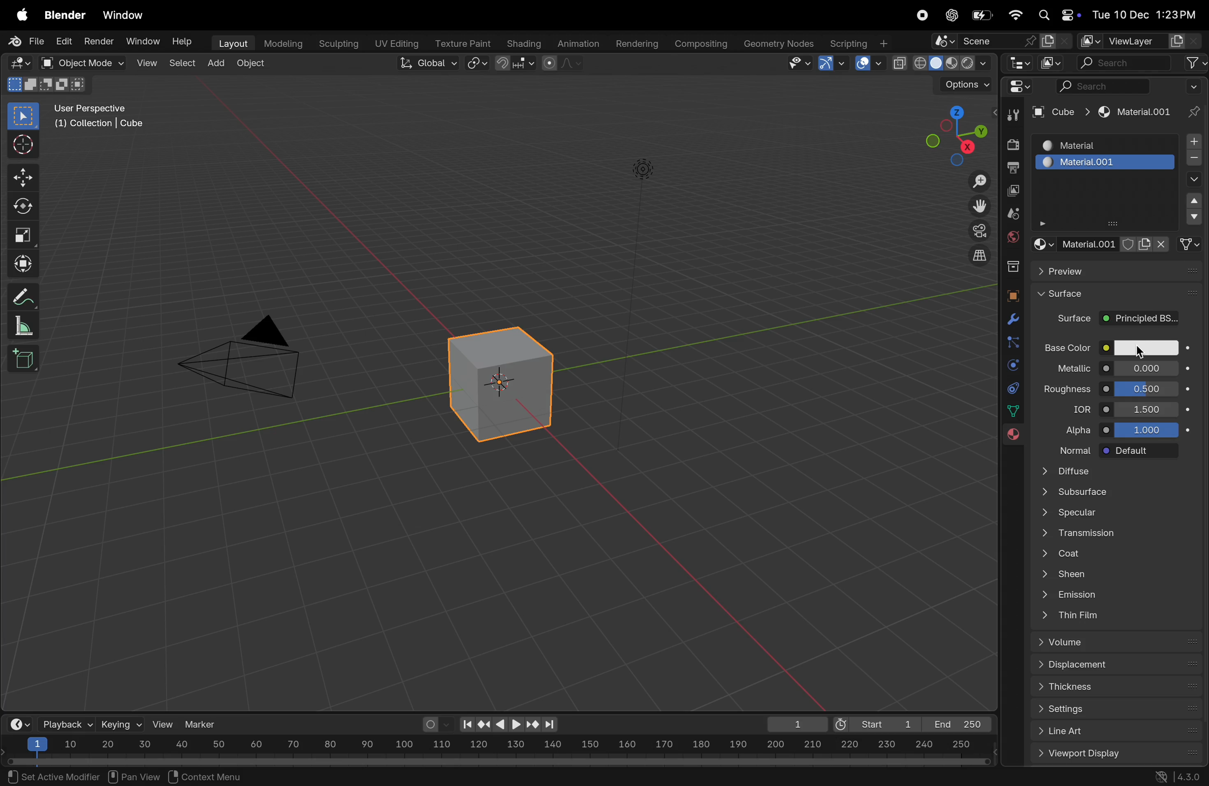  Describe the element at coordinates (1119, 689) in the screenshot. I see `thickness` at that location.